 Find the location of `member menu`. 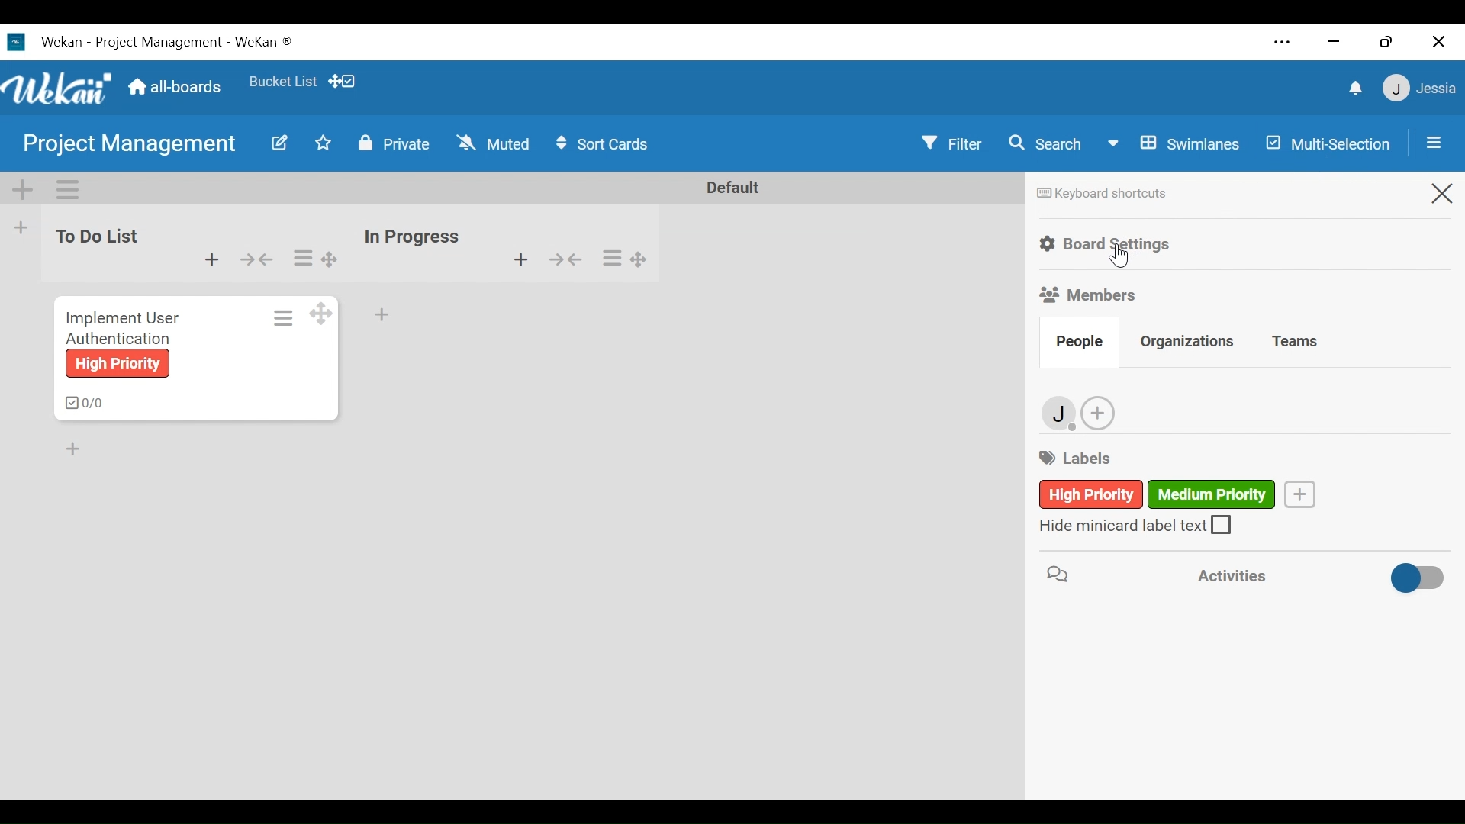

member menu is located at coordinates (1418, 86).